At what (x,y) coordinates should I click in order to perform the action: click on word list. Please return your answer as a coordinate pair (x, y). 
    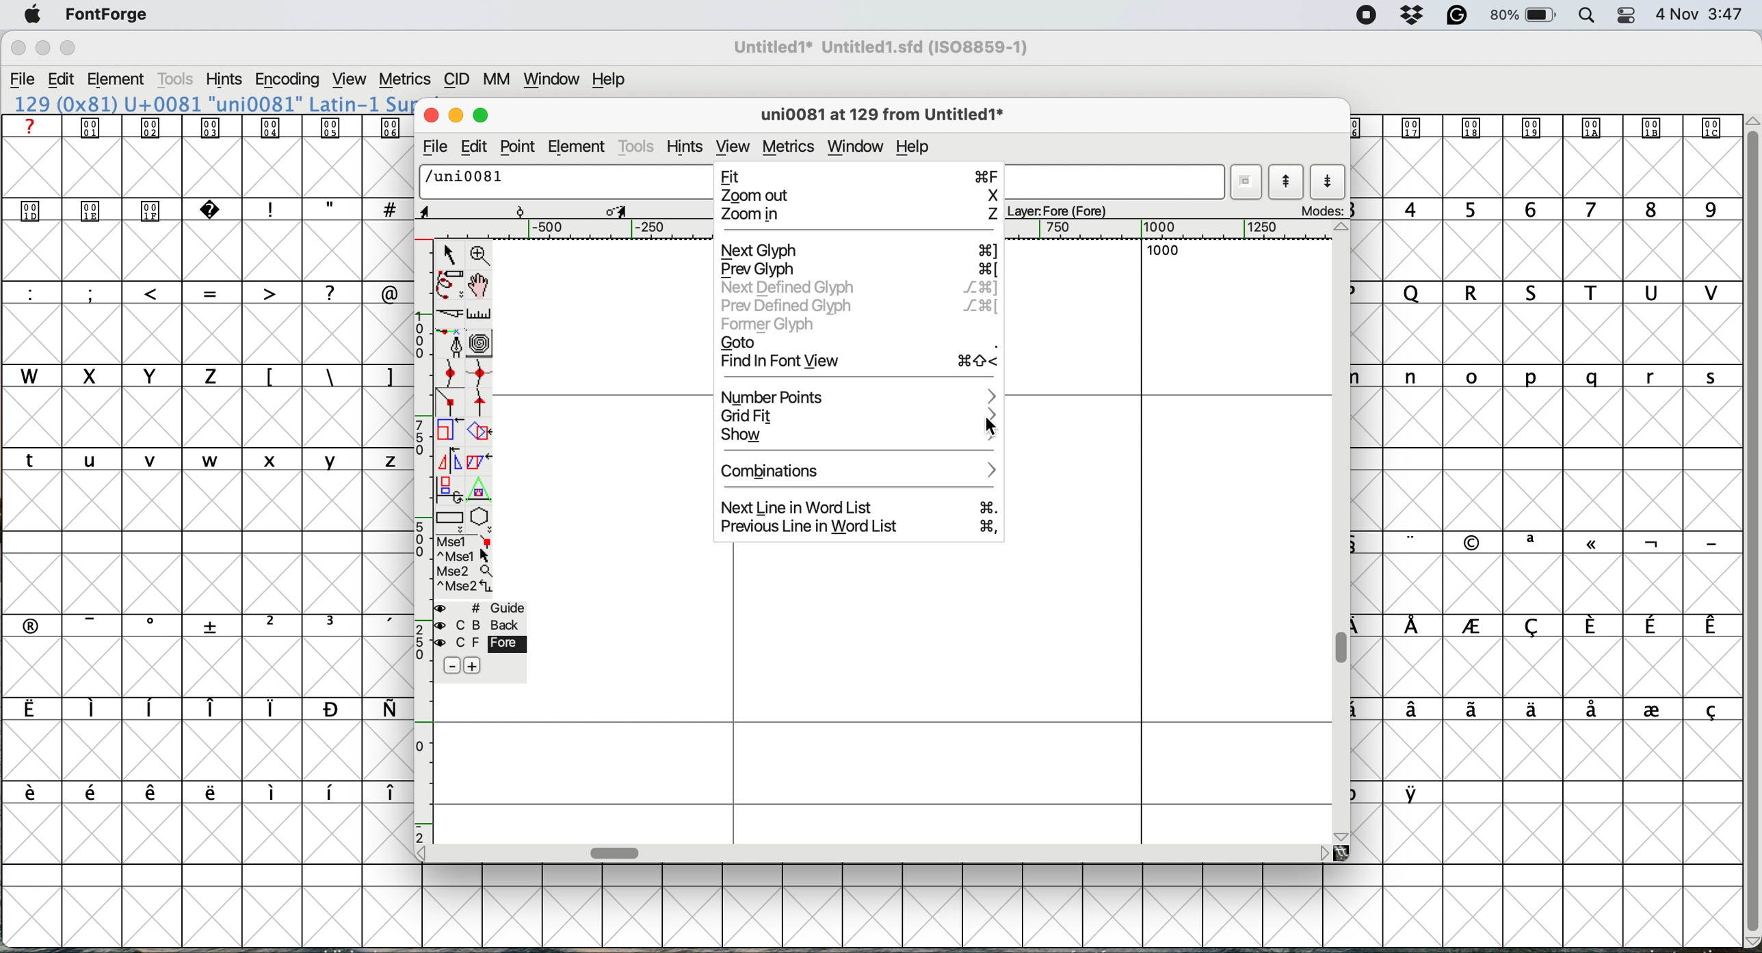
    Looking at the image, I should click on (1249, 183).